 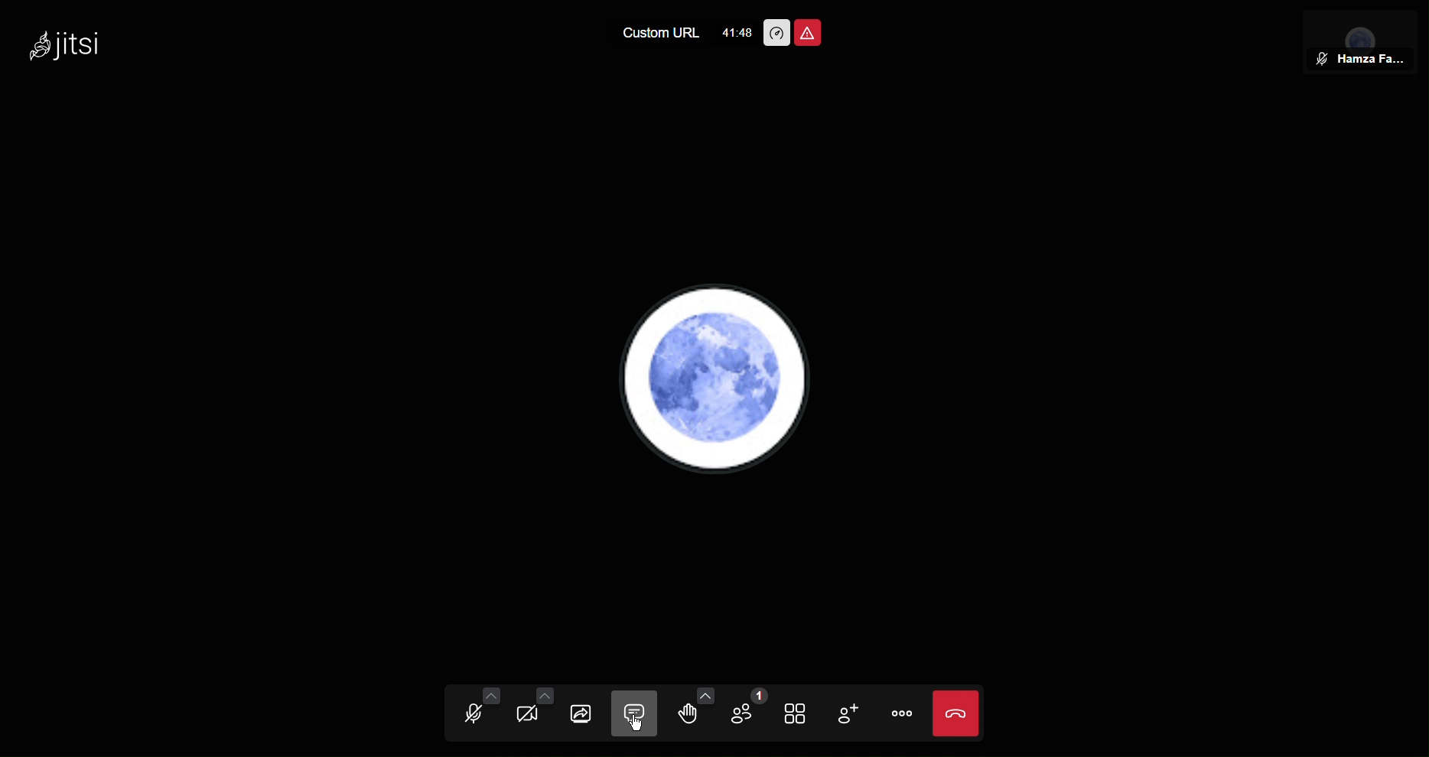 What do you see at coordinates (1359, 37) in the screenshot?
I see `Participant View` at bounding box center [1359, 37].